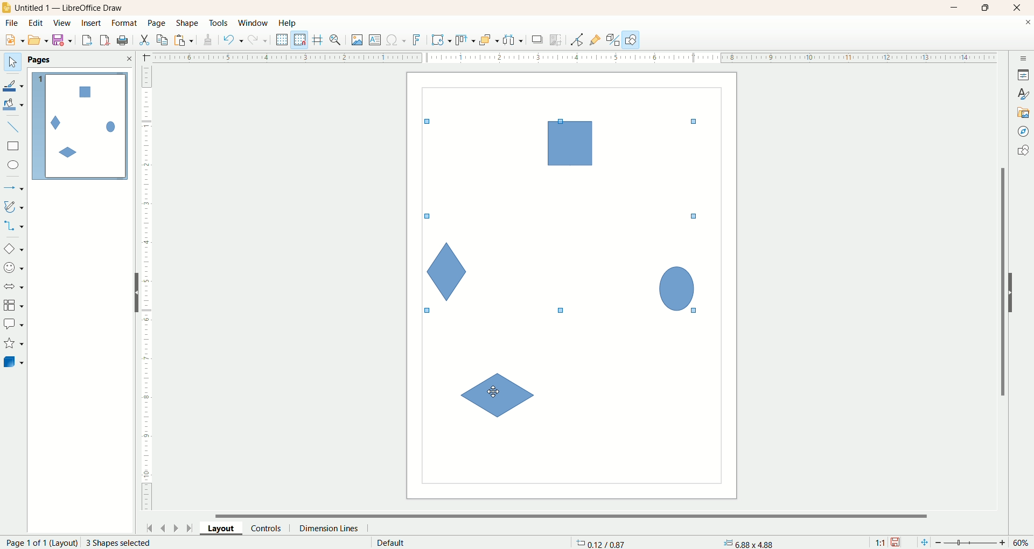 The height and width of the screenshot is (549, 1034). Describe the element at coordinates (38, 40) in the screenshot. I see `open` at that location.